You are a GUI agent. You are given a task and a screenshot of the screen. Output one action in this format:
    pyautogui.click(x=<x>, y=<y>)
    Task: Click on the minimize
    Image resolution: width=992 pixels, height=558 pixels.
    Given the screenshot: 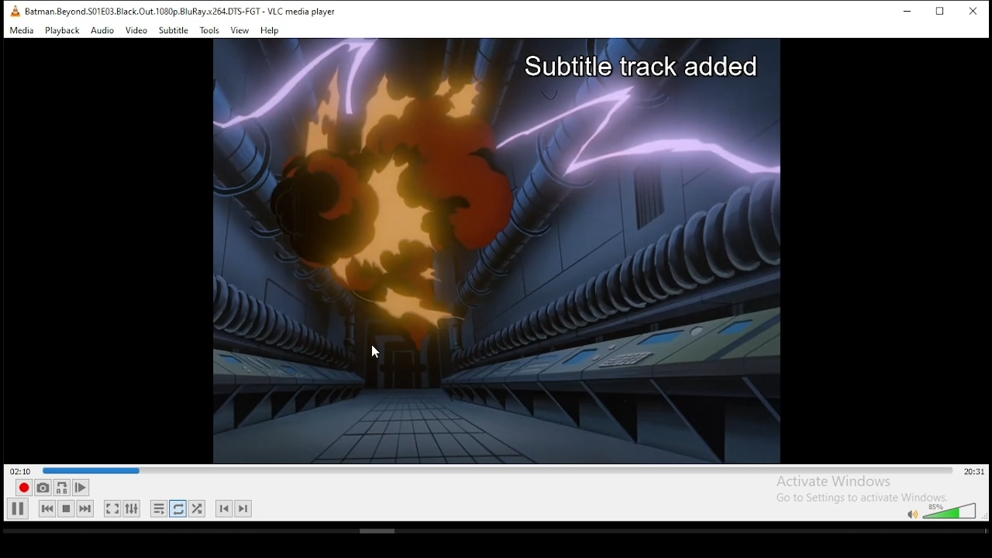 What is the action you would take?
    pyautogui.click(x=905, y=12)
    